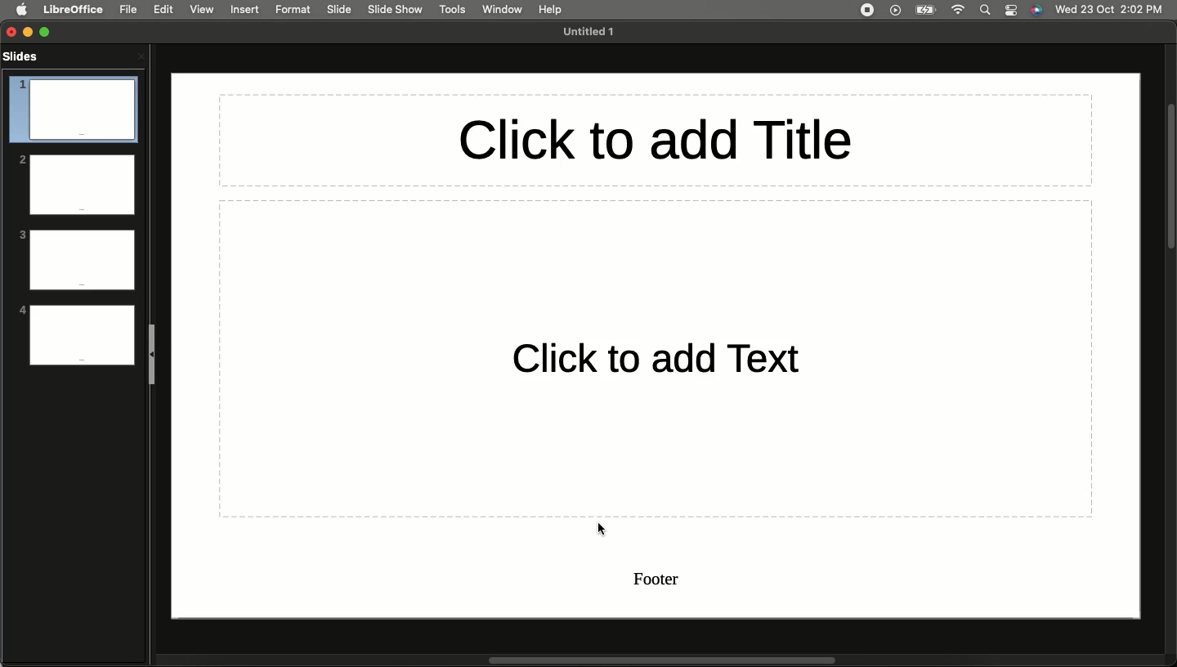 The height and width of the screenshot is (667, 1177). I want to click on Cursor, so click(602, 533).